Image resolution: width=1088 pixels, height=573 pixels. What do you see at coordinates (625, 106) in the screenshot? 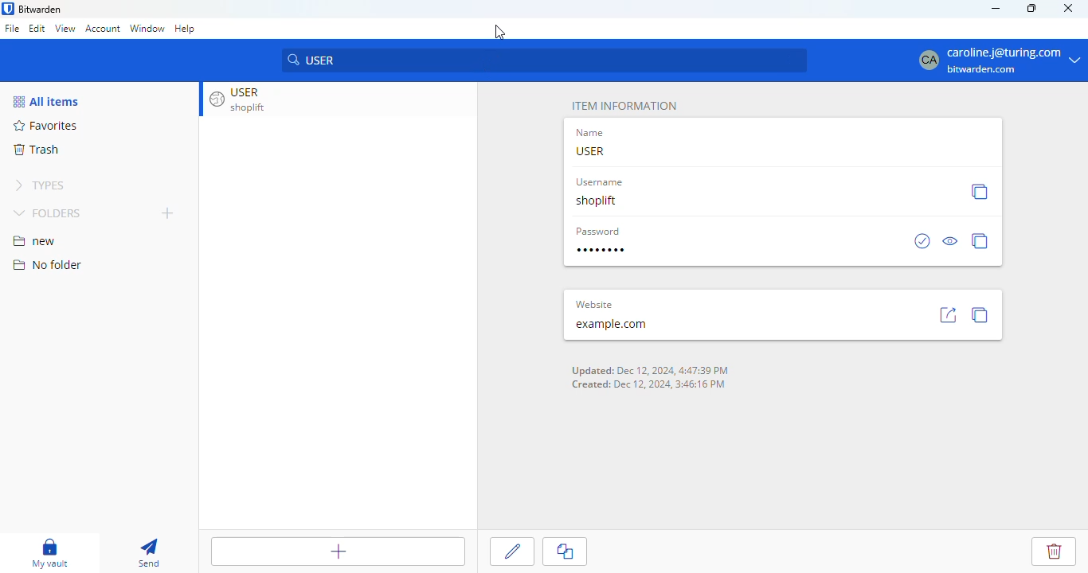
I see `ITEM INFORMATION` at bounding box center [625, 106].